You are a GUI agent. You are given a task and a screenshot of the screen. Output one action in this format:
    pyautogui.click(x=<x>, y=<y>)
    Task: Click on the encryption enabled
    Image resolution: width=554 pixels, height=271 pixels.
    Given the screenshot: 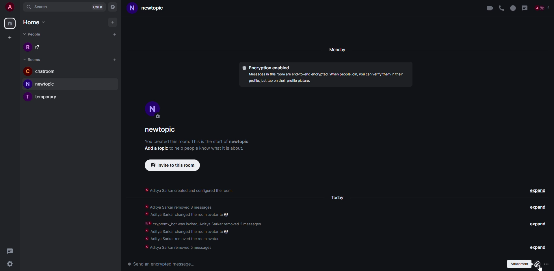 What is the action you would take?
    pyautogui.click(x=267, y=67)
    